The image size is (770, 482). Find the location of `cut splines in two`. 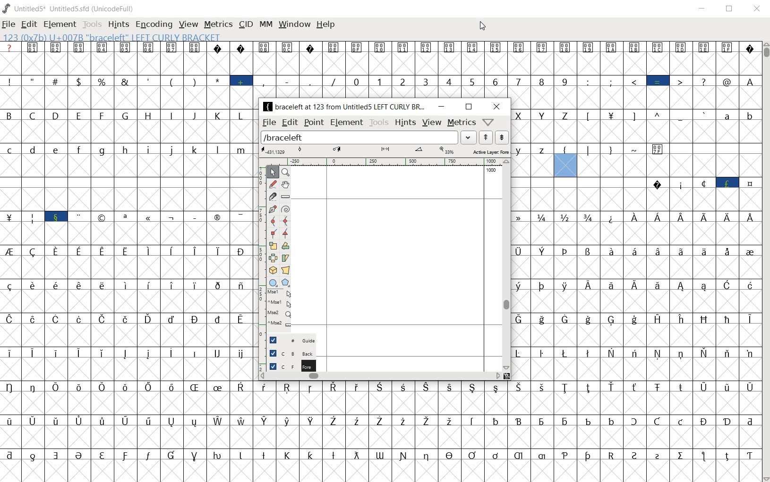

cut splines in two is located at coordinates (271, 196).